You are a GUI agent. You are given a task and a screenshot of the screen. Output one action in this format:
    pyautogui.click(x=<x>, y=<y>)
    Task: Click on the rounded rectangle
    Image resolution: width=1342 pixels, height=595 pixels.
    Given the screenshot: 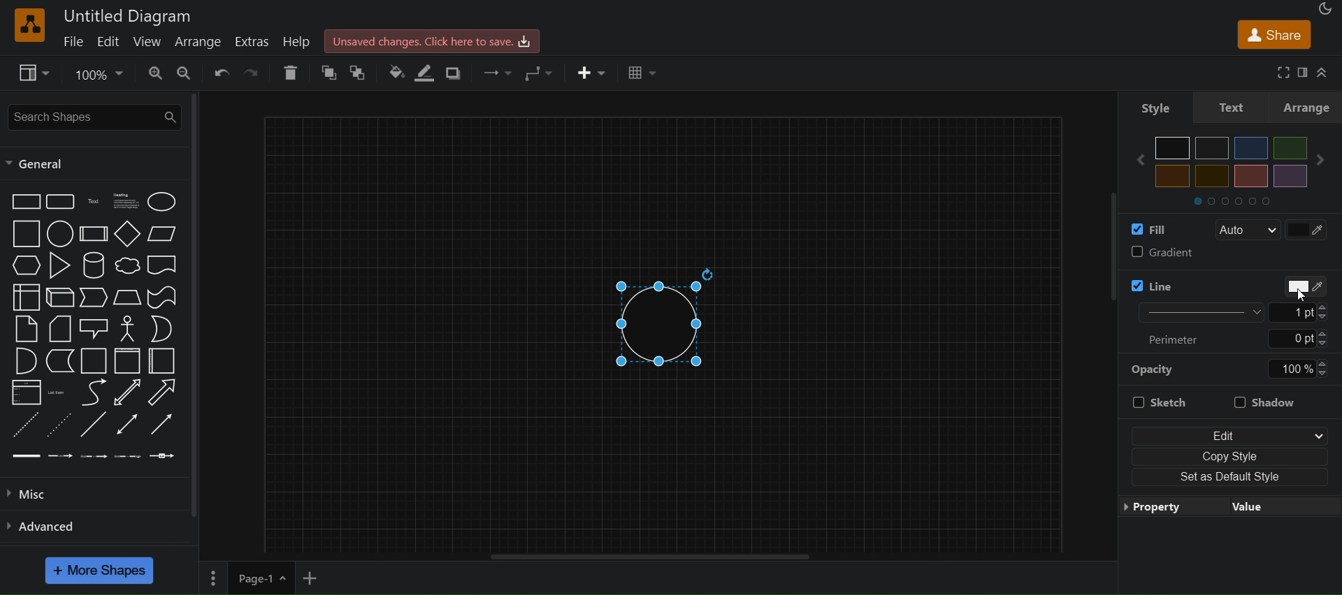 What is the action you would take?
    pyautogui.click(x=59, y=202)
    